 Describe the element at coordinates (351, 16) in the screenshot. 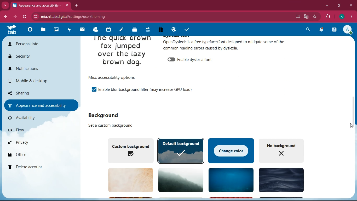

I see `menu` at that location.